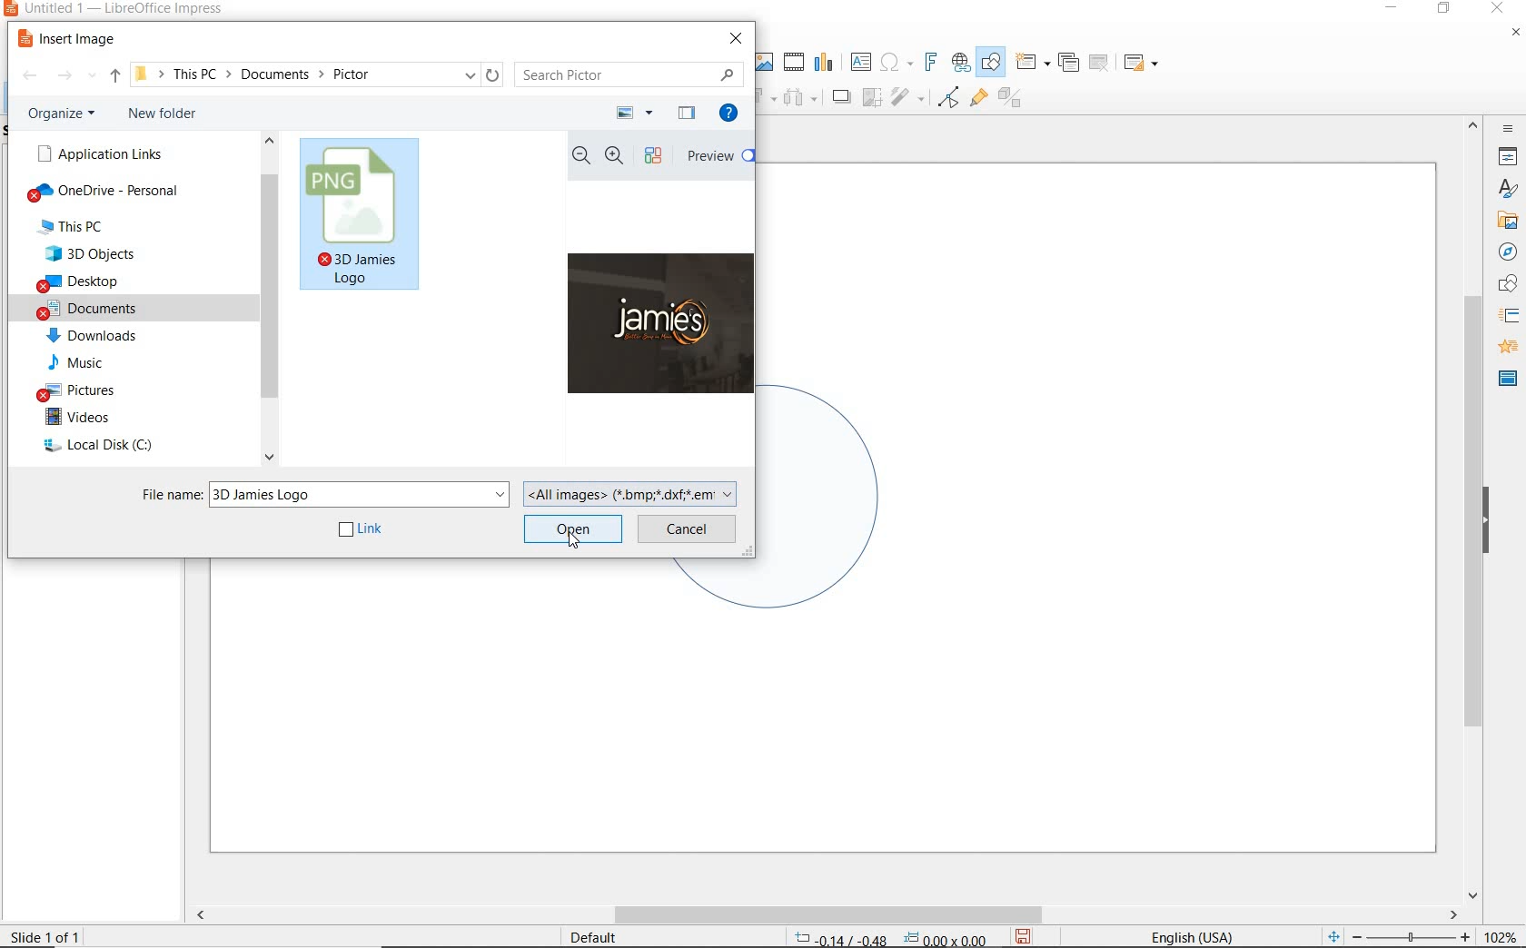 This screenshot has height=948, width=1526. I want to click on IMAGE FILE, so click(362, 217).